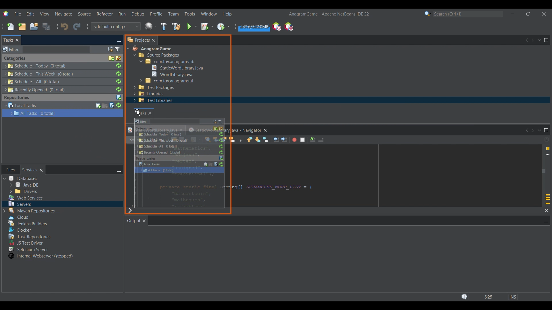 The width and height of the screenshot is (552, 310). What do you see at coordinates (36, 90) in the screenshot?
I see `` at bounding box center [36, 90].